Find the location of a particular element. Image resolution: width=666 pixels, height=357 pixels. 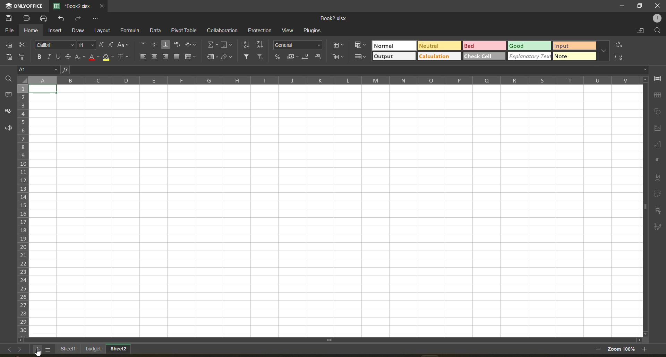

column names is located at coordinates (328, 80).